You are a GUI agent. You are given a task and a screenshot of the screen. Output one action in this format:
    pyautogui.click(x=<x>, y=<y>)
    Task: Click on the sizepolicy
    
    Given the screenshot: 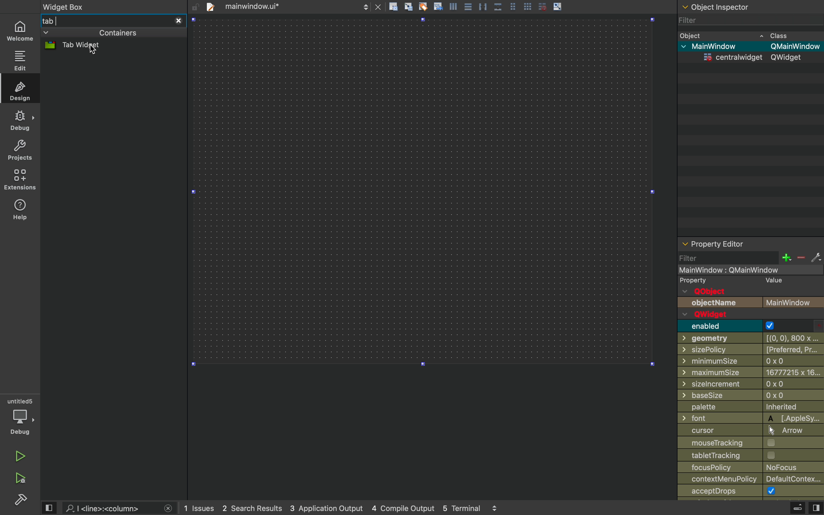 What is the action you would take?
    pyautogui.click(x=750, y=351)
    